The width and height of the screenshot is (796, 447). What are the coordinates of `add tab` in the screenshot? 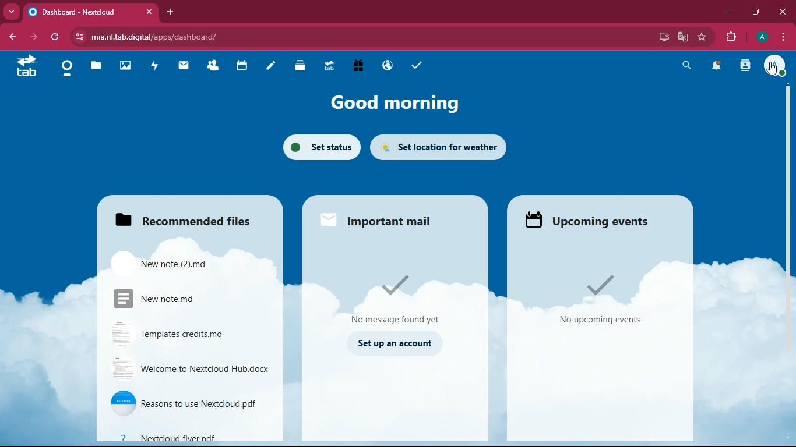 It's located at (171, 12).